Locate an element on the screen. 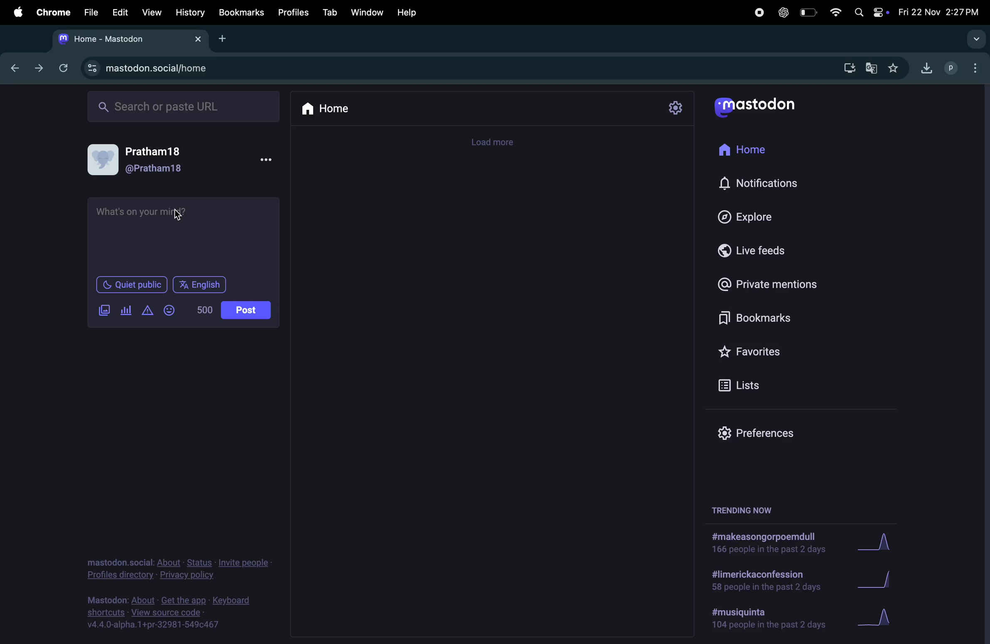 Image resolution: width=990 pixels, height=644 pixels. forward is located at coordinates (37, 69).